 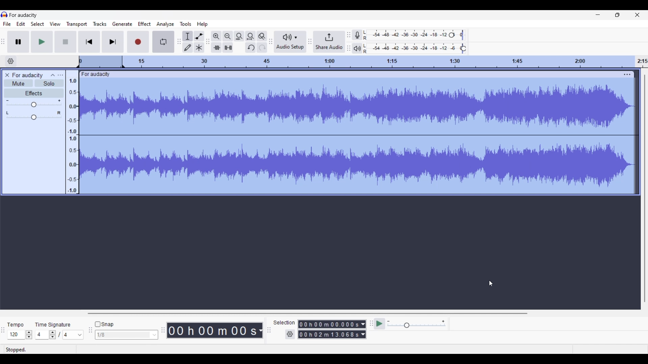 I want to click on Minimize, so click(x=597, y=14).